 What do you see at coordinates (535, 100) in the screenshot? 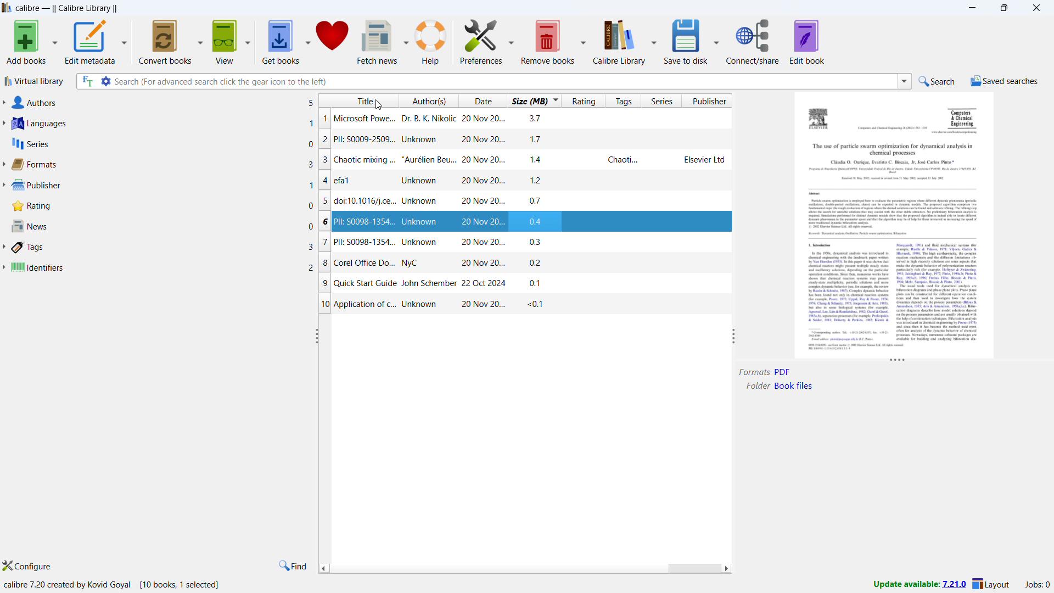
I see `sort by size` at bounding box center [535, 100].